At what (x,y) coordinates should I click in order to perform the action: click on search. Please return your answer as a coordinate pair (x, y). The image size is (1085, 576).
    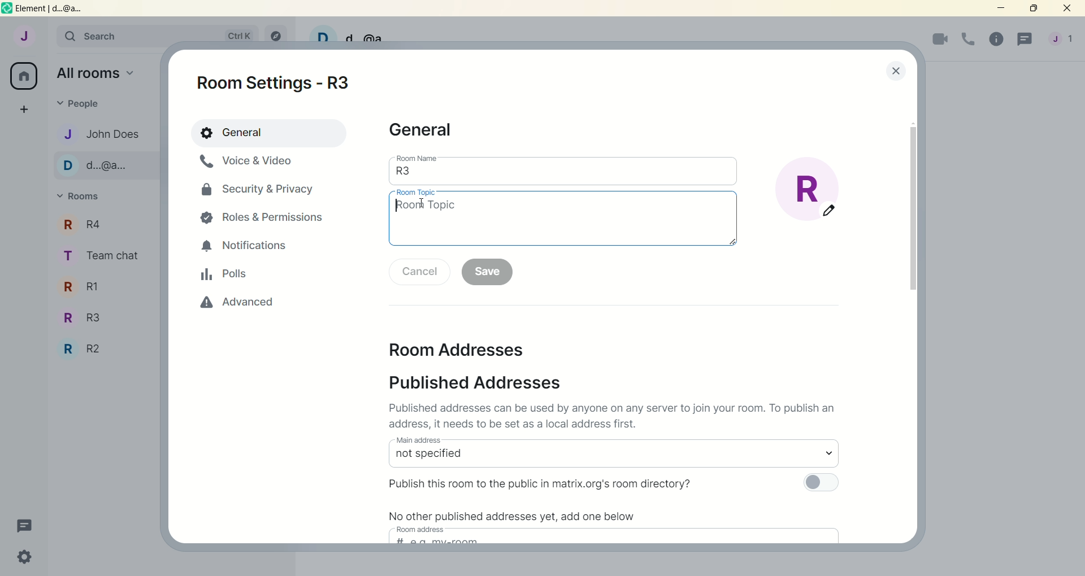
    Looking at the image, I should click on (106, 37).